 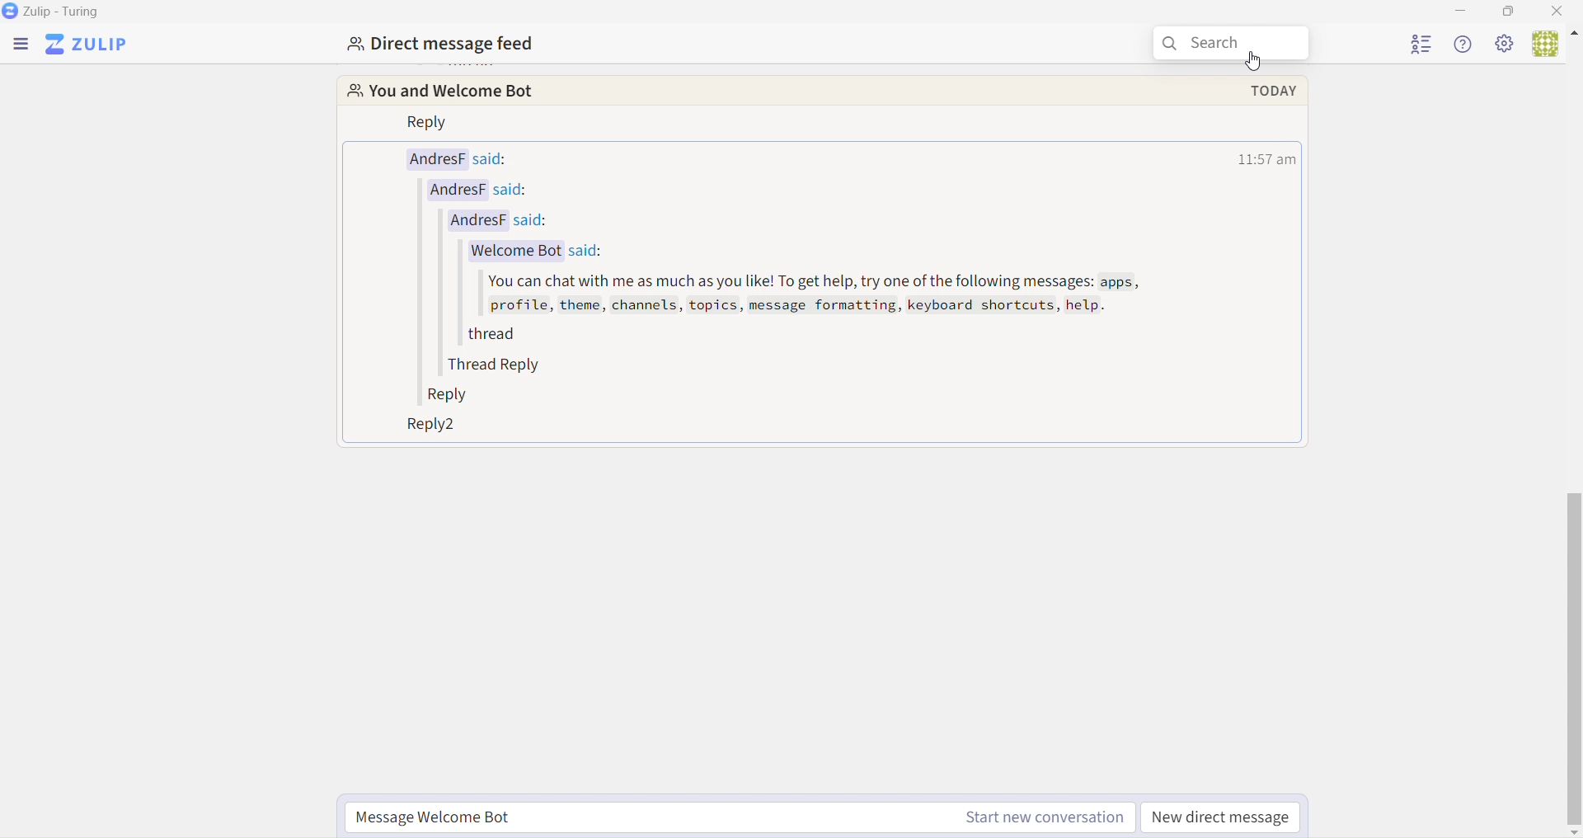 What do you see at coordinates (735, 814) in the screenshot?
I see `Message Welcome Bot` at bounding box center [735, 814].